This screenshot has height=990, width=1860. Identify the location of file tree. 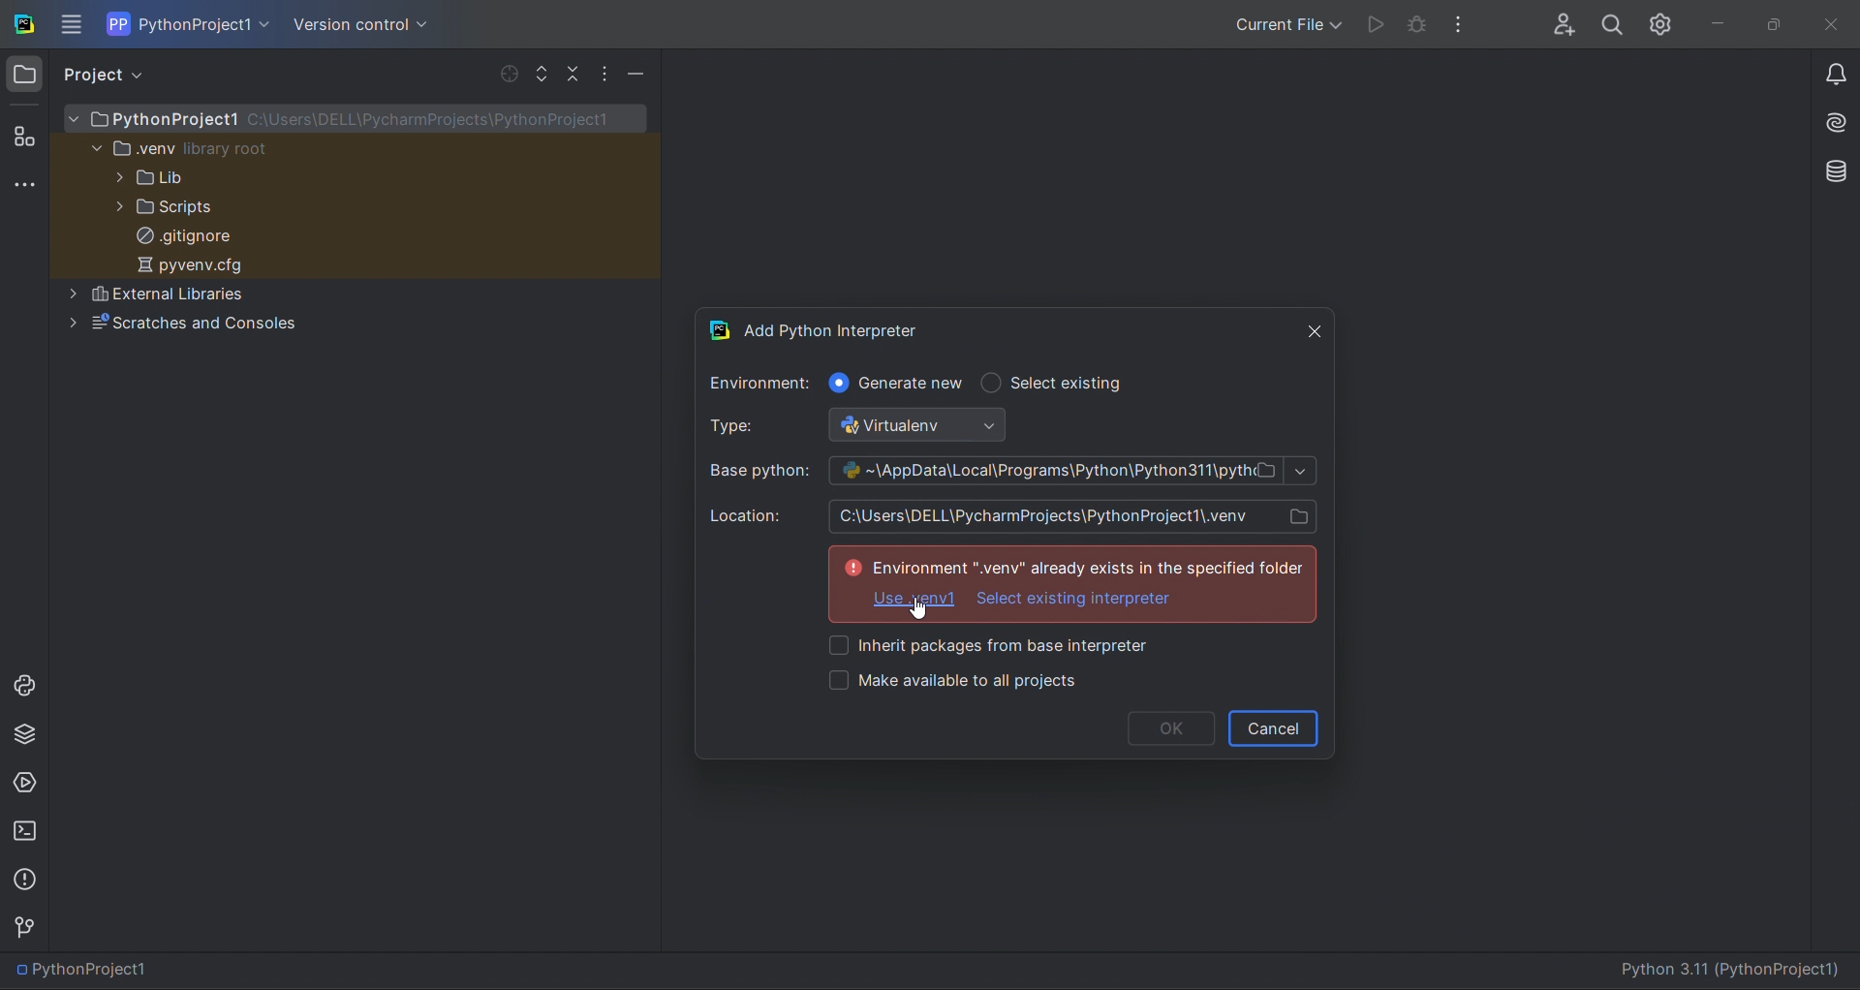
(356, 227).